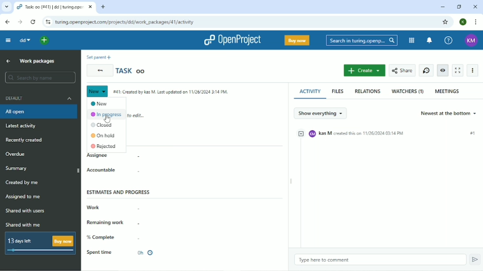  What do you see at coordinates (48, 22) in the screenshot?
I see `View site information` at bounding box center [48, 22].